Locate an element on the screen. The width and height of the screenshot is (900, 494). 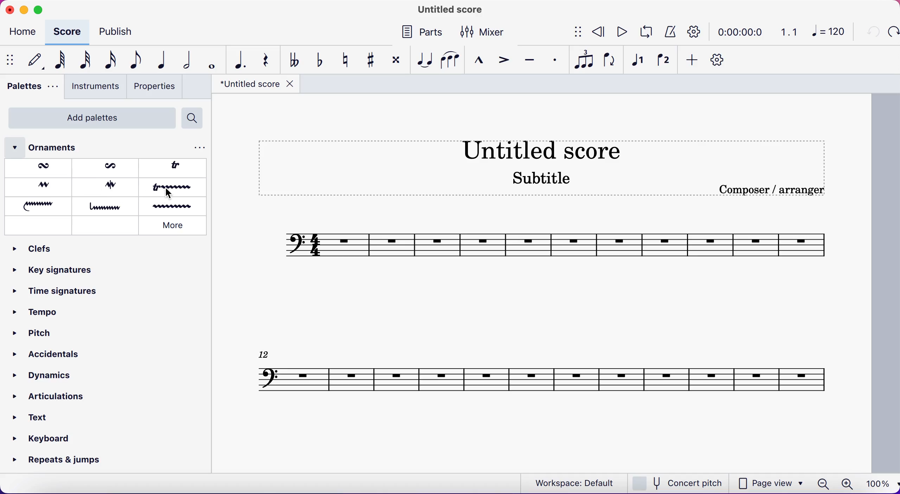
quarter note is located at coordinates (160, 61).